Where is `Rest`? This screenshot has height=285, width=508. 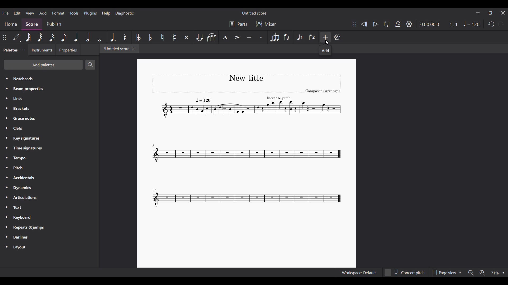 Rest is located at coordinates (125, 37).